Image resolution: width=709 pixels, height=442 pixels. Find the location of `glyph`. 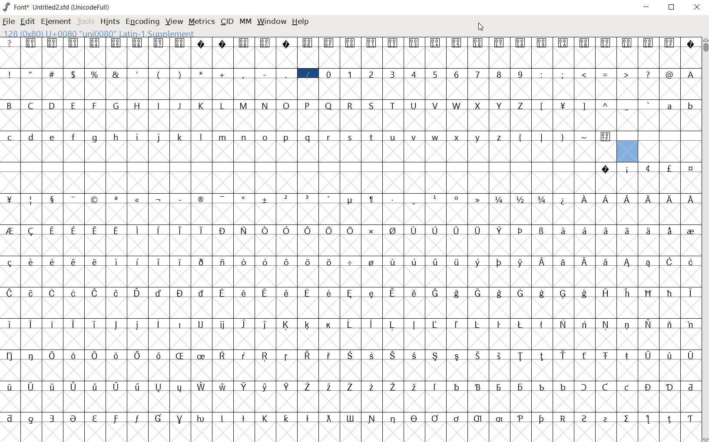

glyph is located at coordinates (414, 262).